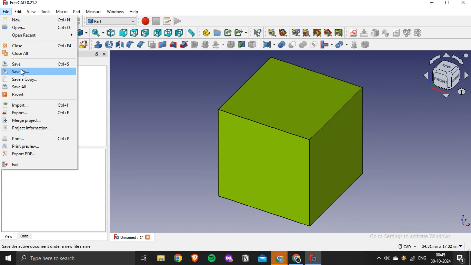 The width and height of the screenshot is (471, 265). I want to click on notifications, so click(461, 258).